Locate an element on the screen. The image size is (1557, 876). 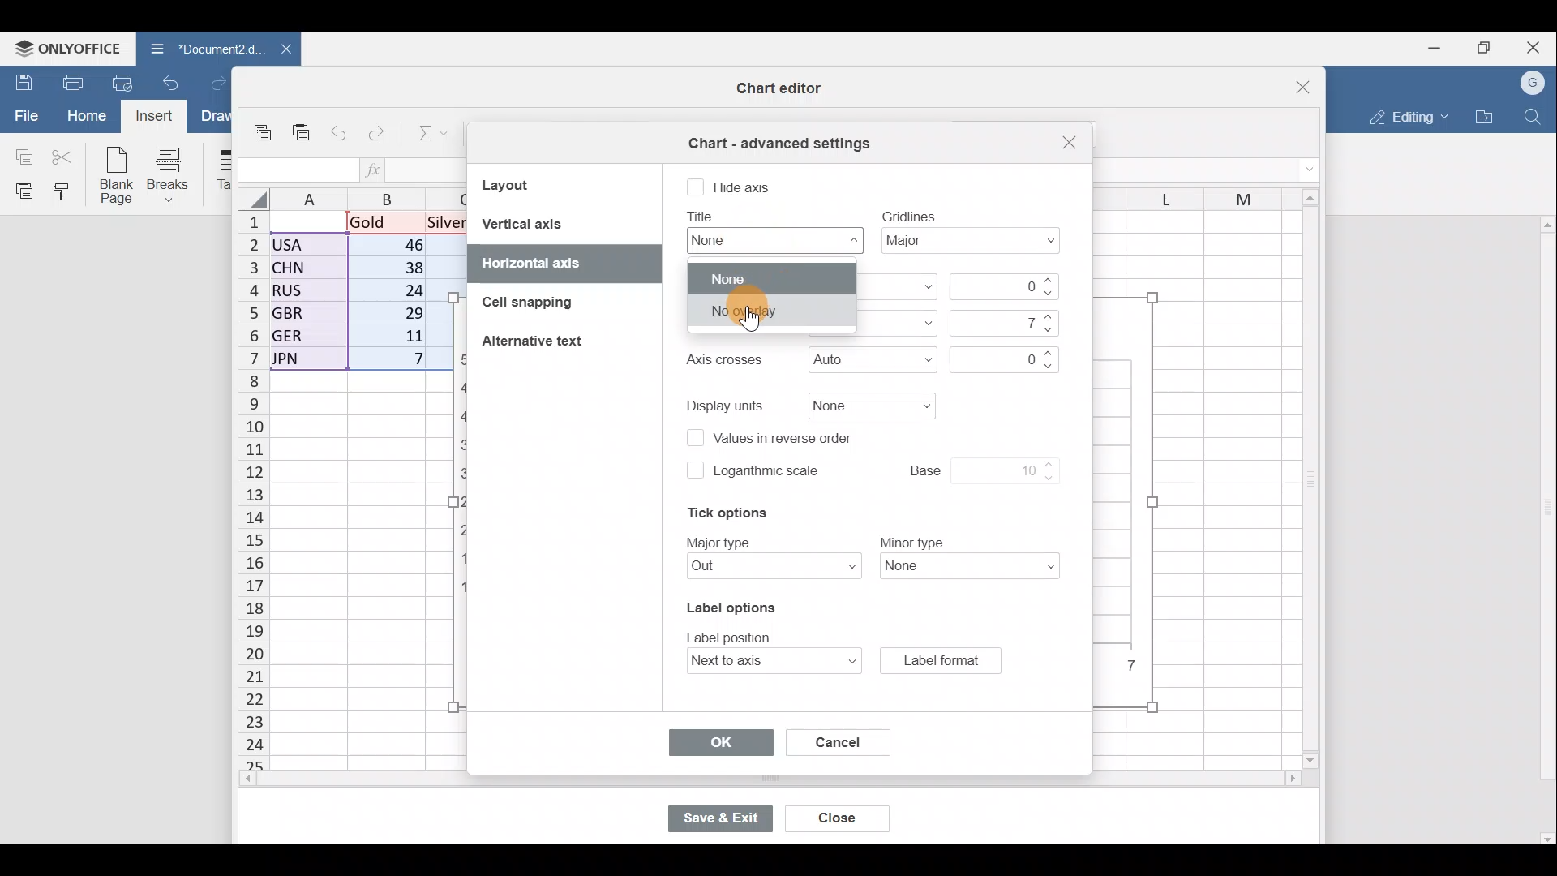
Close is located at coordinates (1536, 45).